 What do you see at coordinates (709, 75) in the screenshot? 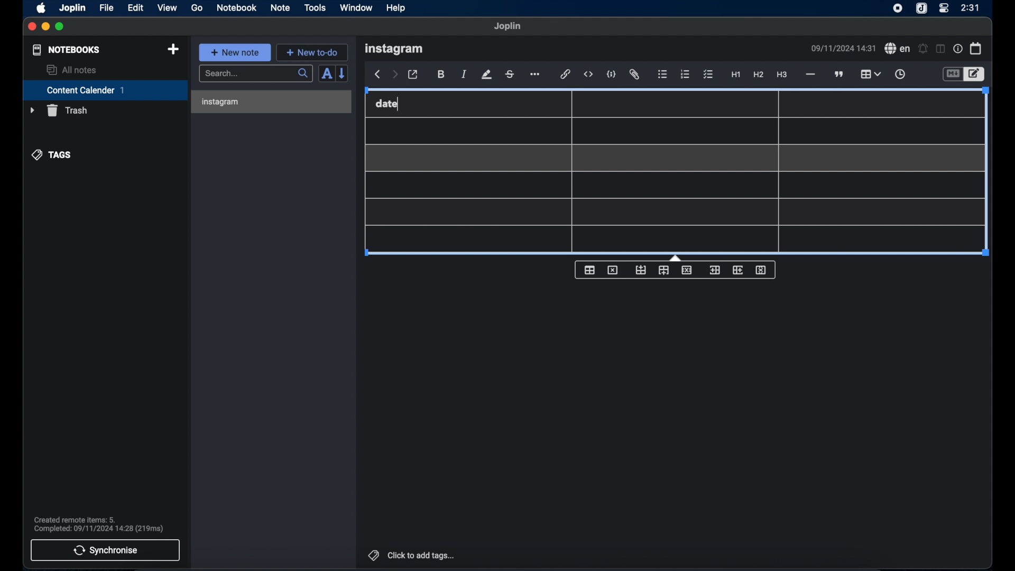
I see `checklist` at bounding box center [709, 75].